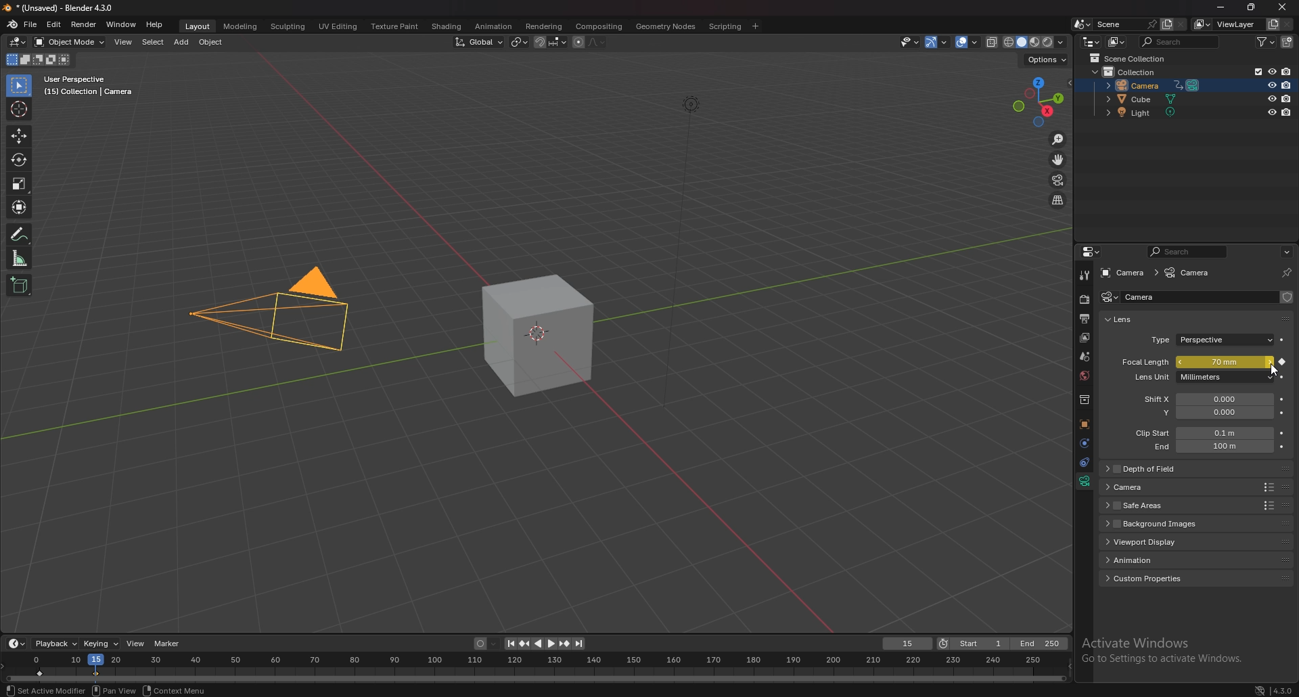 Image resolution: width=1299 pixels, height=697 pixels. I want to click on type, so click(1212, 341).